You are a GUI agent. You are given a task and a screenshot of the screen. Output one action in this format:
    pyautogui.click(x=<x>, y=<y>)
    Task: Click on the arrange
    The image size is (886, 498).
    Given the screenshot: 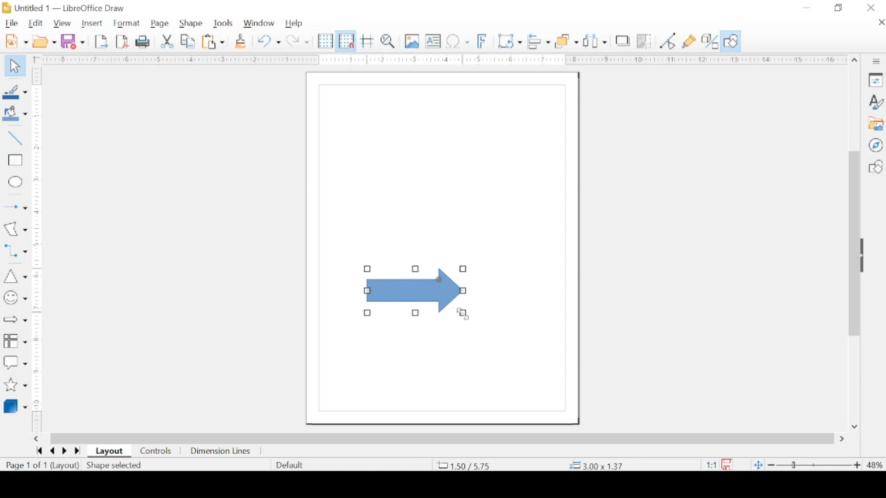 What is the action you would take?
    pyautogui.click(x=568, y=40)
    